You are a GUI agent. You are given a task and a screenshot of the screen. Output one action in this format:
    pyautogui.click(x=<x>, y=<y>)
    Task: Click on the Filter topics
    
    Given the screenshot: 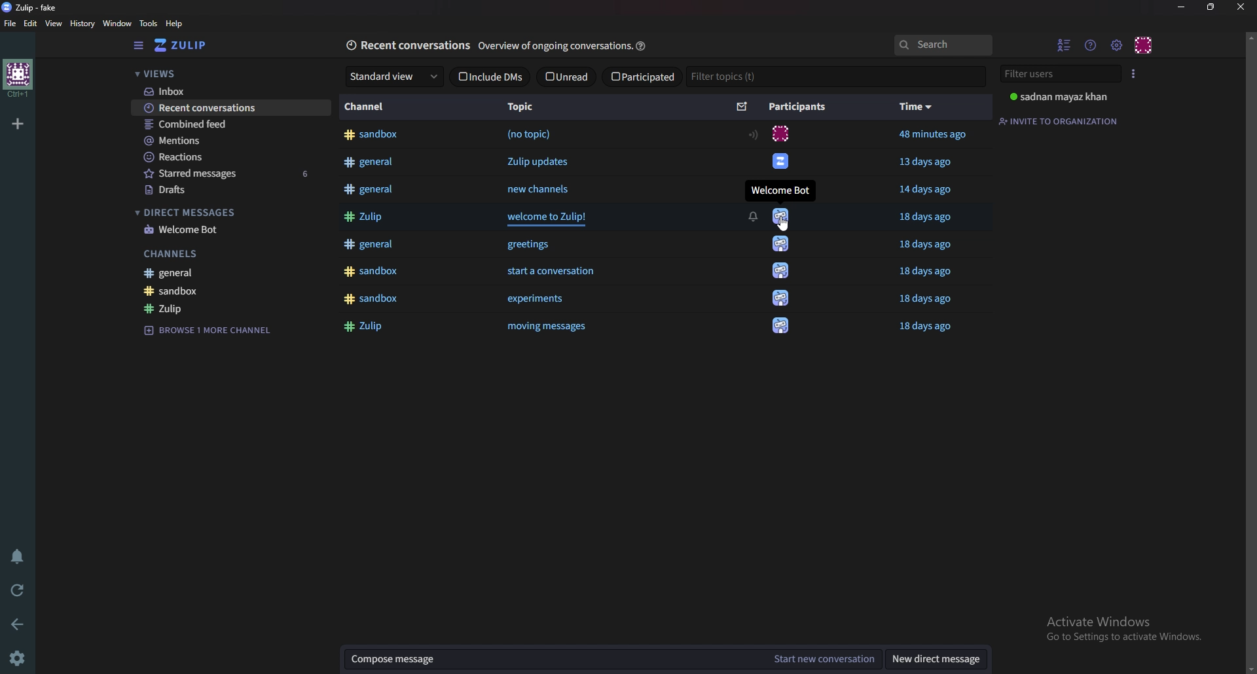 What is the action you would take?
    pyautogui.click(x=735, y=77)
    